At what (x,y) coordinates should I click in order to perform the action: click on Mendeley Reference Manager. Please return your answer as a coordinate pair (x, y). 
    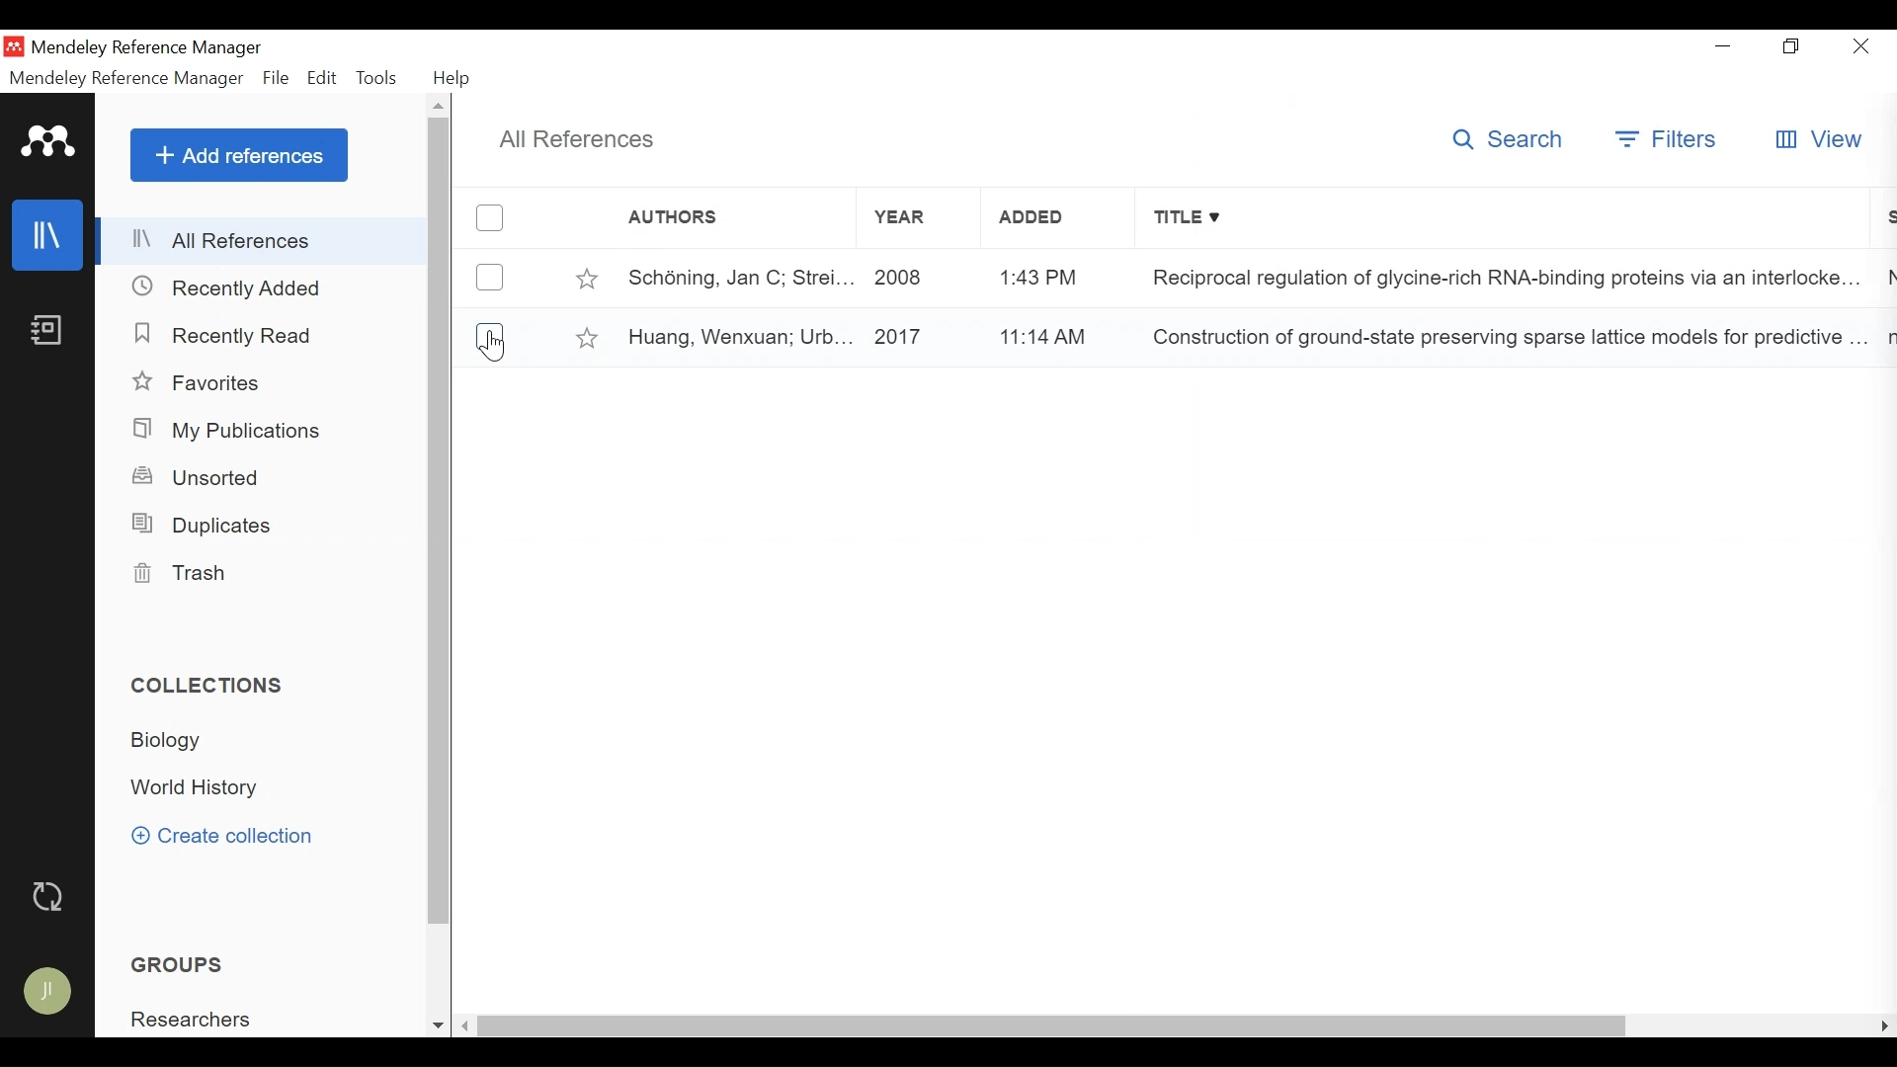
    Looking at the image, I should click on (149, 48).